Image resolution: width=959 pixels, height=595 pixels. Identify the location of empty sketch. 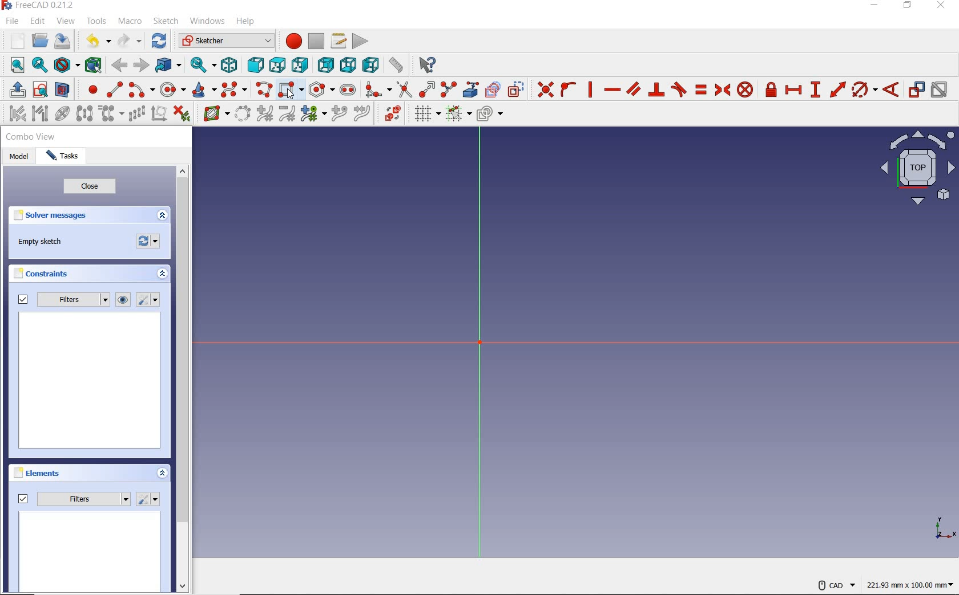
(41, 242).